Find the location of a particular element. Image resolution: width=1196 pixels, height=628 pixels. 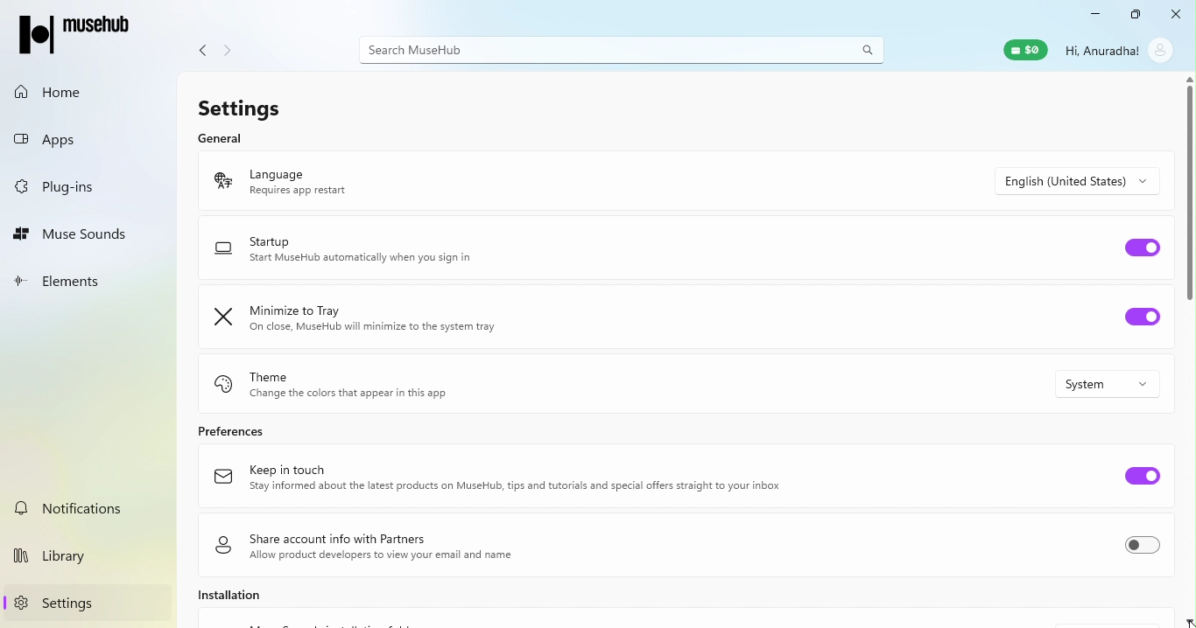

Toggle is located at coordinates (1146, 474).